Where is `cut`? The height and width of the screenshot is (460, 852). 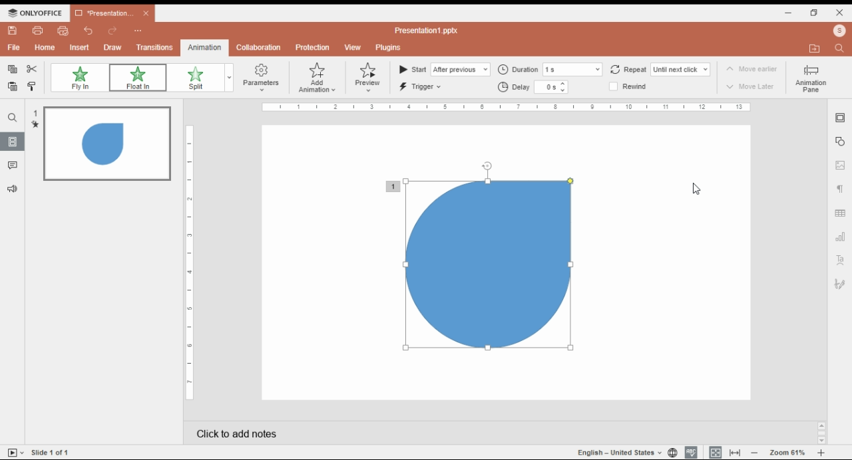 cut is located at coordinates (33, 69).